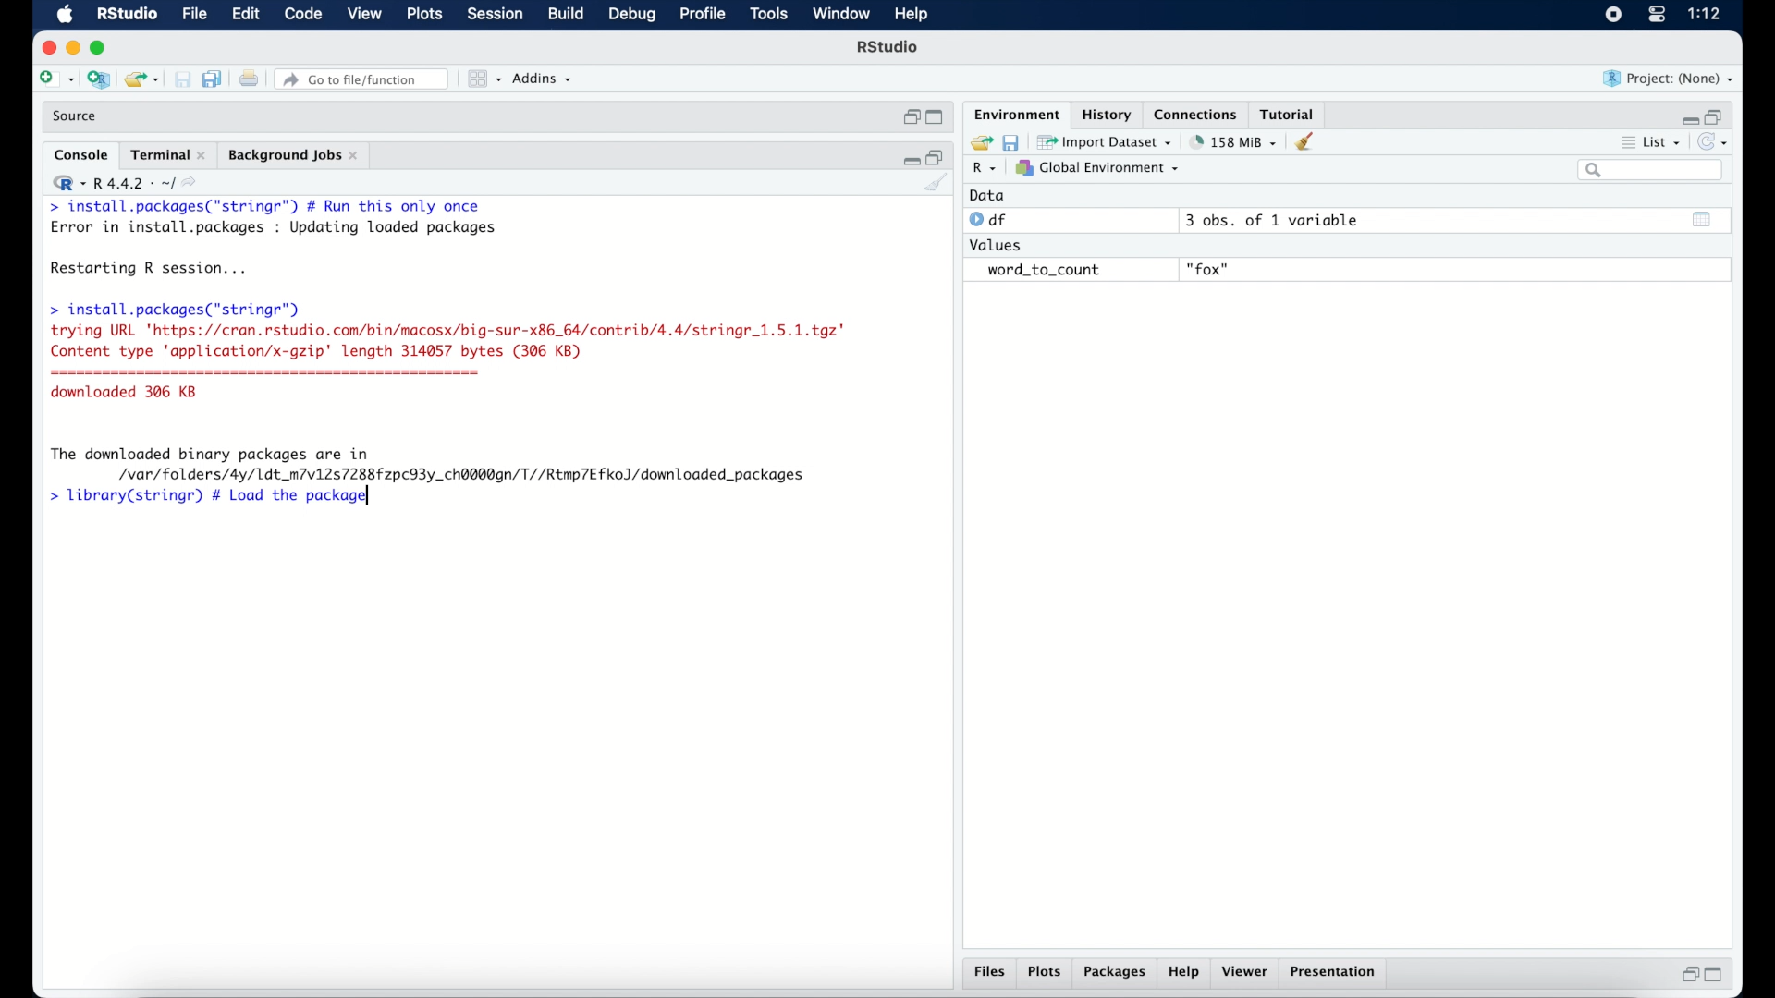 The width and height of the screenshot is (1775, 998). Describe the element at coordinates (1715, 142) in the screenshot. I see `refresh` at that location.